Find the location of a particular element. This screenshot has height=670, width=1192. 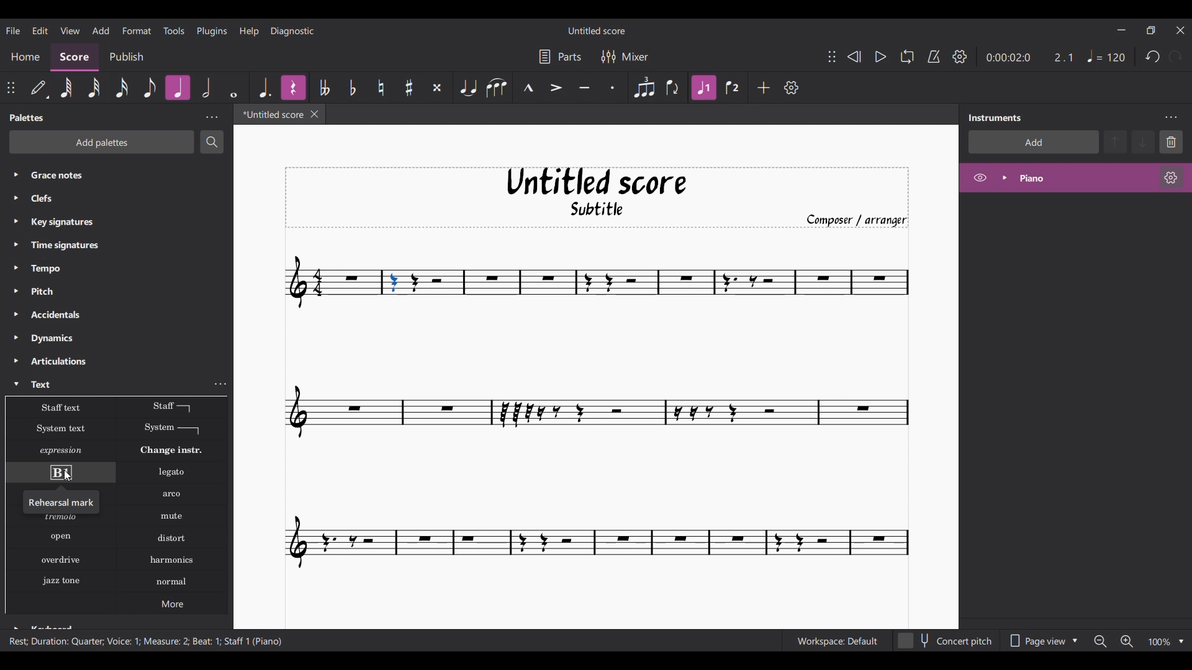

Add instrument is located at coordinates (1034, 142).